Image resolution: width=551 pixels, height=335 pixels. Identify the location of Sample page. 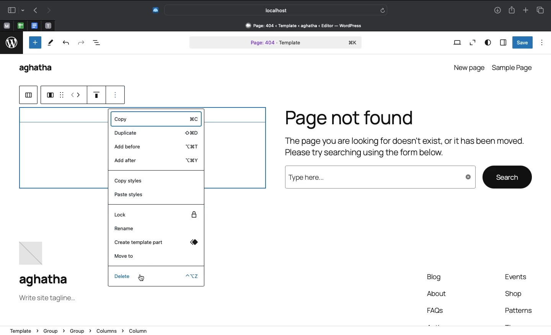
(513, 68).